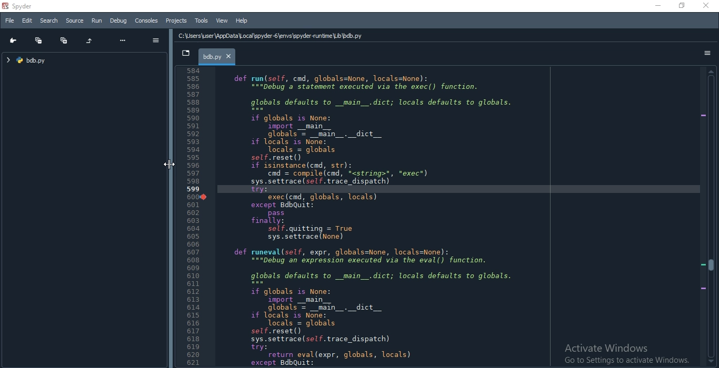 This screenshot has width=719, height=368. Describe the element at coordinates (378, 219) in the screenshot. I see `def run(self, cnd, globals=None, locals=None):
“="pebug’a statement executed via the exec() function.
globals defaults to _main_.dict; locals defaults to globals.
if globals is None:
import __main__
globals = _main_._dict__
if locals is None:
Tocals = globals
self.reset()
if isinstance(cnd, str):
cnd = compile(cnd, <string>", *exec*)
sys.settrace (sel. trace_dispatch)
try:
exec(cnd, globals, locals)
except BdbQuit:
pass
finally:
self.quitting = True
sys.settrace (None)
def runeval(self, expr, globals=None, locals=None):
“="Debug an expression executed via the eval() function.
globals defaults to _main_.dict; locals defaults to globals.
if globals is None:
import _main__
globals = _main_._dict__
if locals is None:
Tocals = globals
self.reset()
sys.settrace (sel. trace_dispatch)
try:
return eval(expr, globals, locals)
except BdbQuit:` at that location.